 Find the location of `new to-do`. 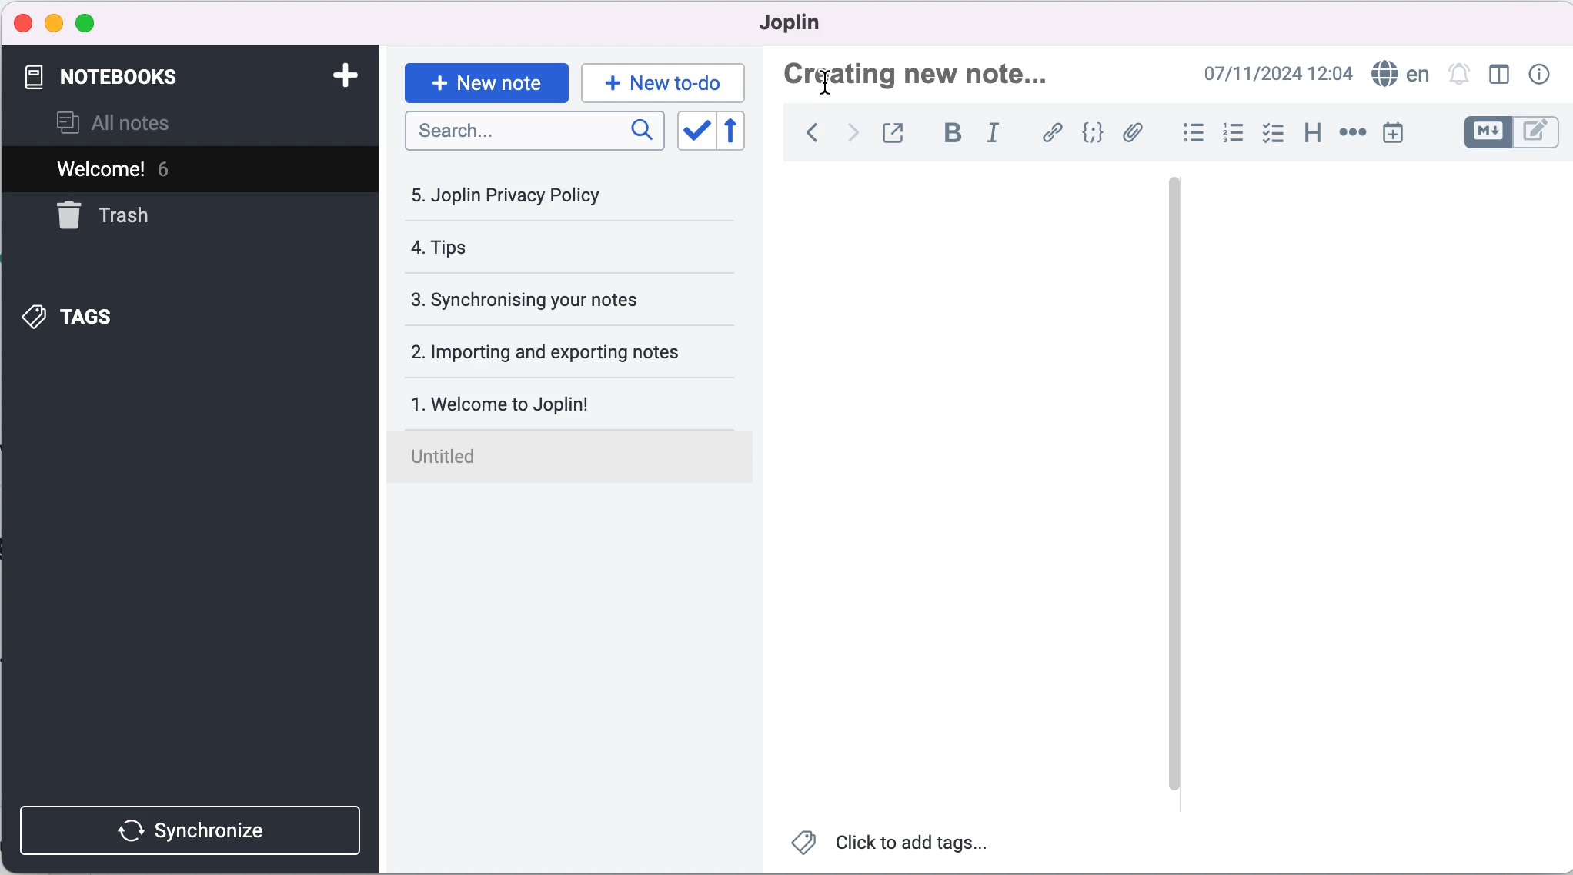

new to-do is located at coordinates (666, 80).